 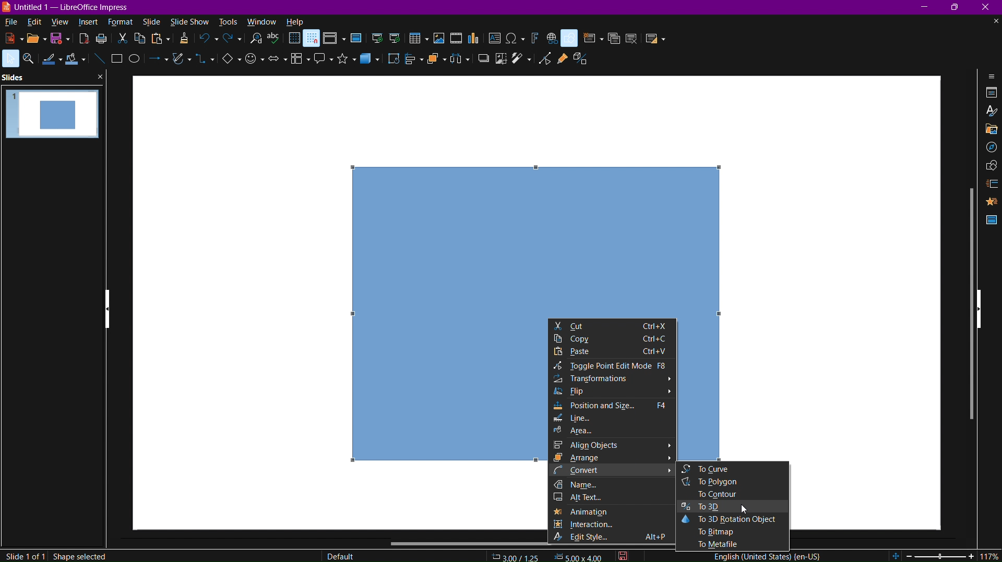 What do you see at coordinates (989, 166) in the screenshot?
I see `Shapes` at bounding box center [989, 166].